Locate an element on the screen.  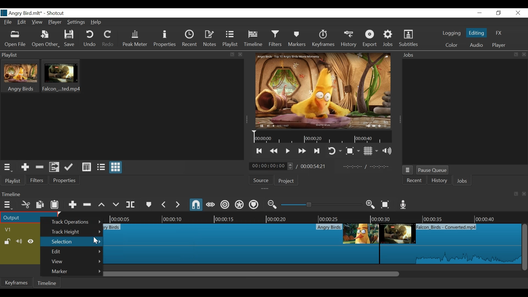
Subtitles is located at coordinates (409, 39).